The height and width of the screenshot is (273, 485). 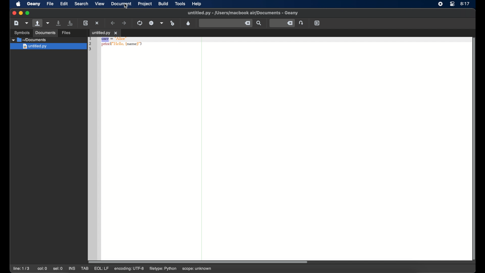 What do you see at coordinates (45, 33) in the screenshot?
I see `documents` at bounding box center [45, 33].